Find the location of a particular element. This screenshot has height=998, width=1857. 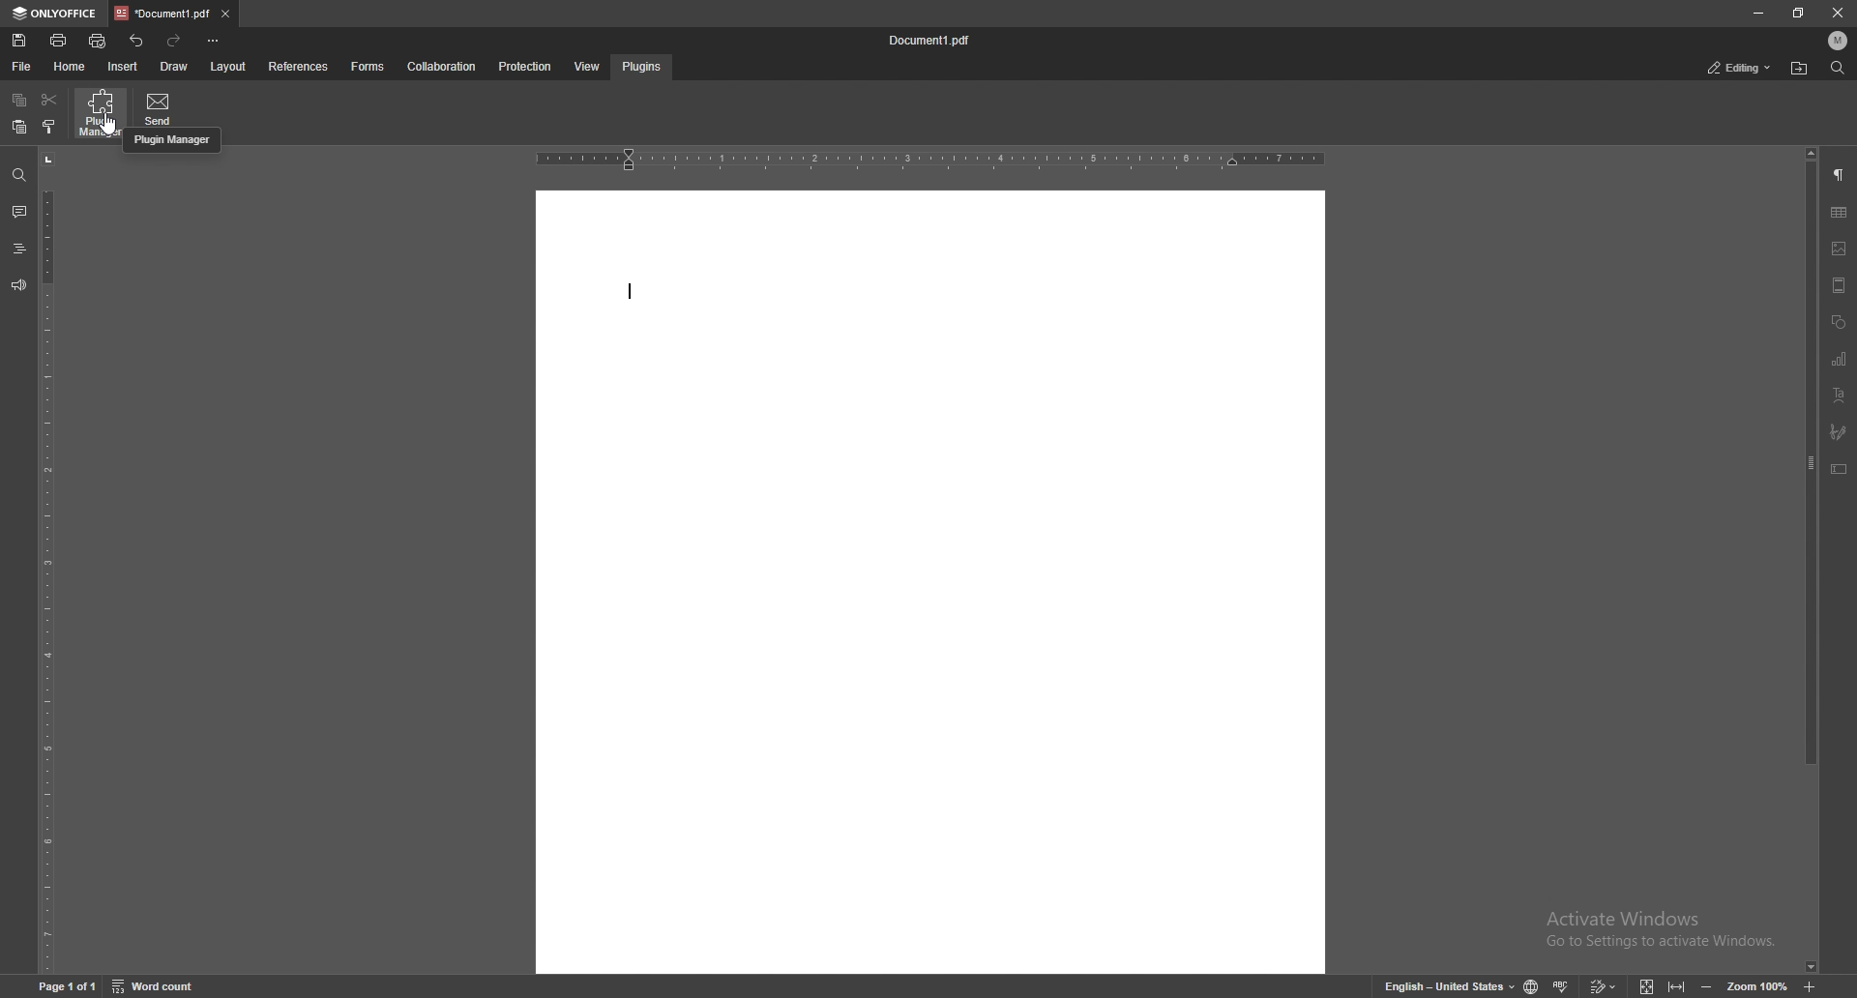

vertical scale is located at coordinates (47, 562).